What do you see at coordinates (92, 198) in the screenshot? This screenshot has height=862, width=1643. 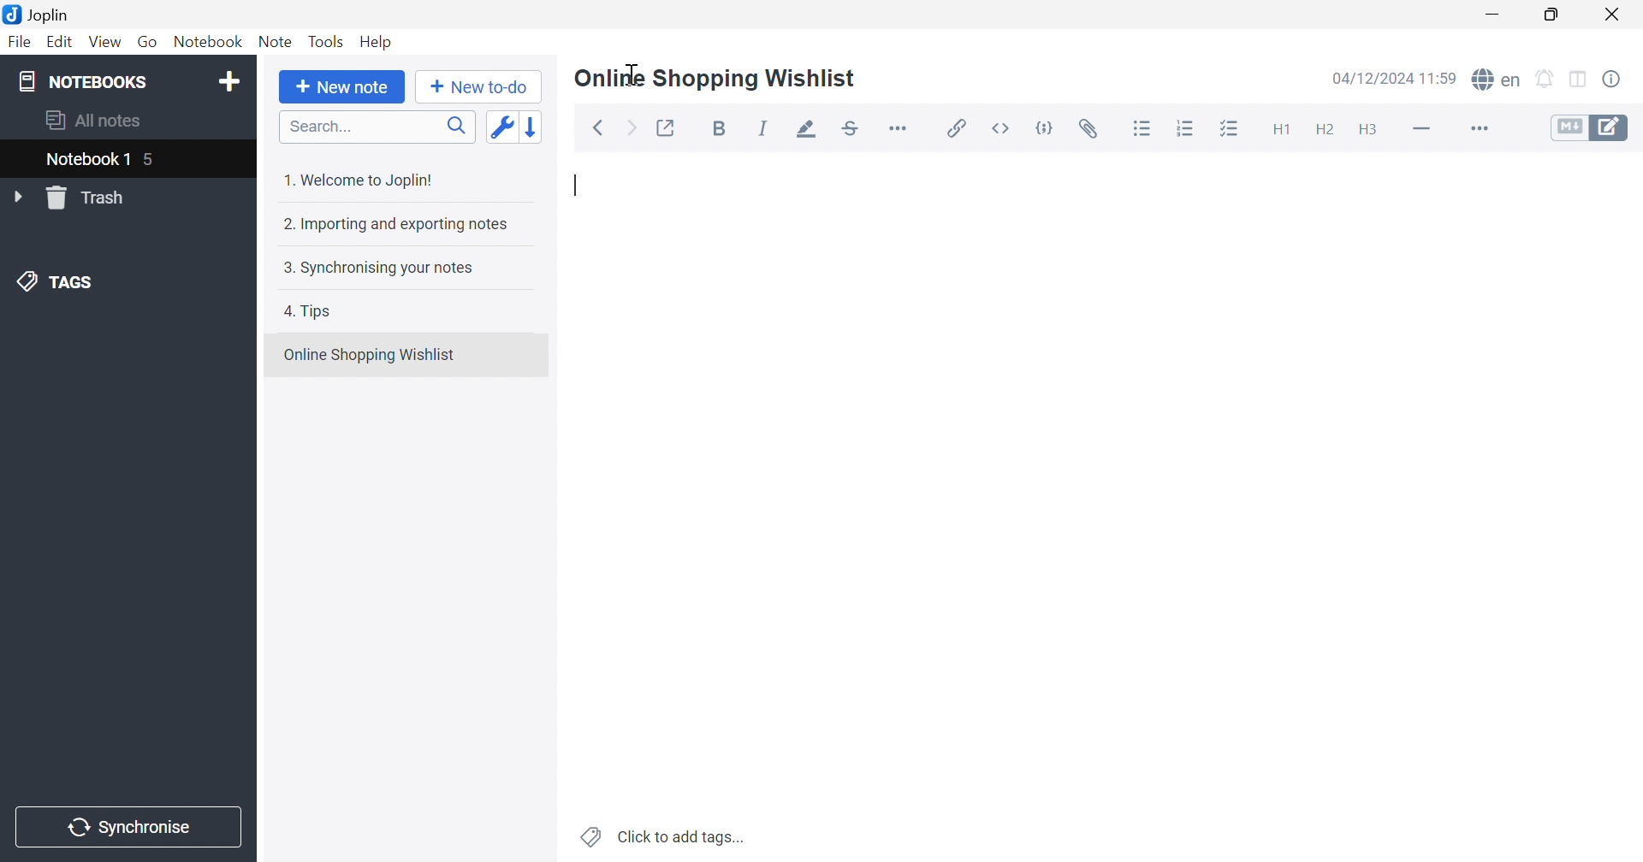 I see `Trash` at bounding box center [92, 198].